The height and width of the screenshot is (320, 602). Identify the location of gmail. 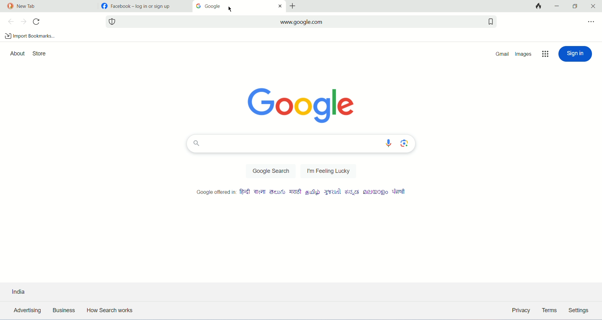
(503, 54).